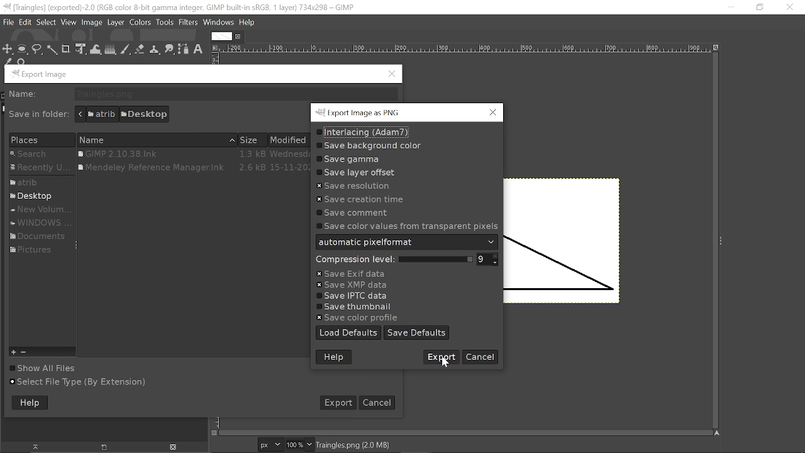 This screenshot has width=805, height=453. I want to click on Save gamma, so click(348, 159).